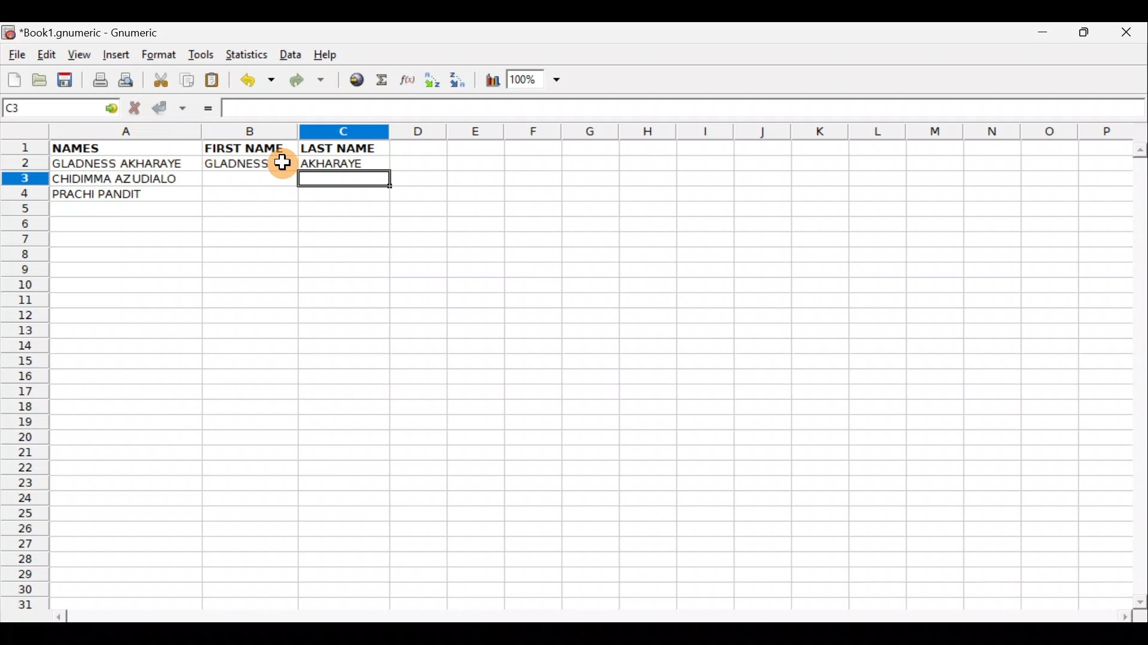 The width and height of the screenshot is (1148, 645). What do you see at coordinates (110, 106) in the screenshot?
I see `go to` at bounding box center [110, 106].